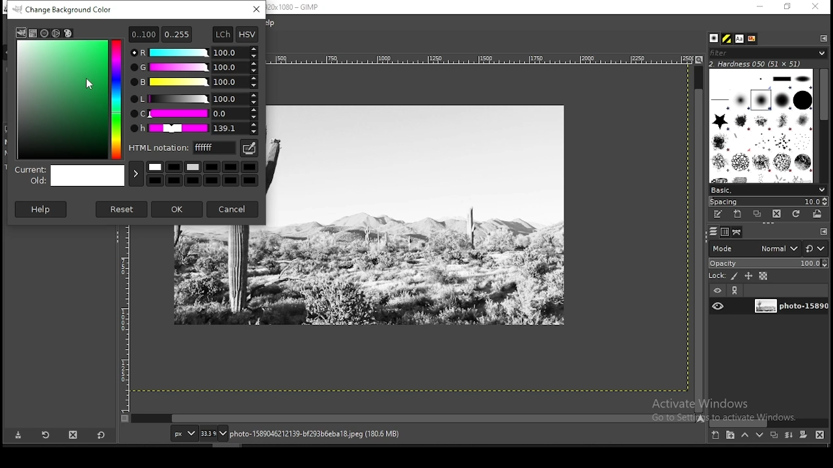 The image size is (833, 468). Describe the element at coordinates (713, 232) in the screenshot. I see `layers` at that location.